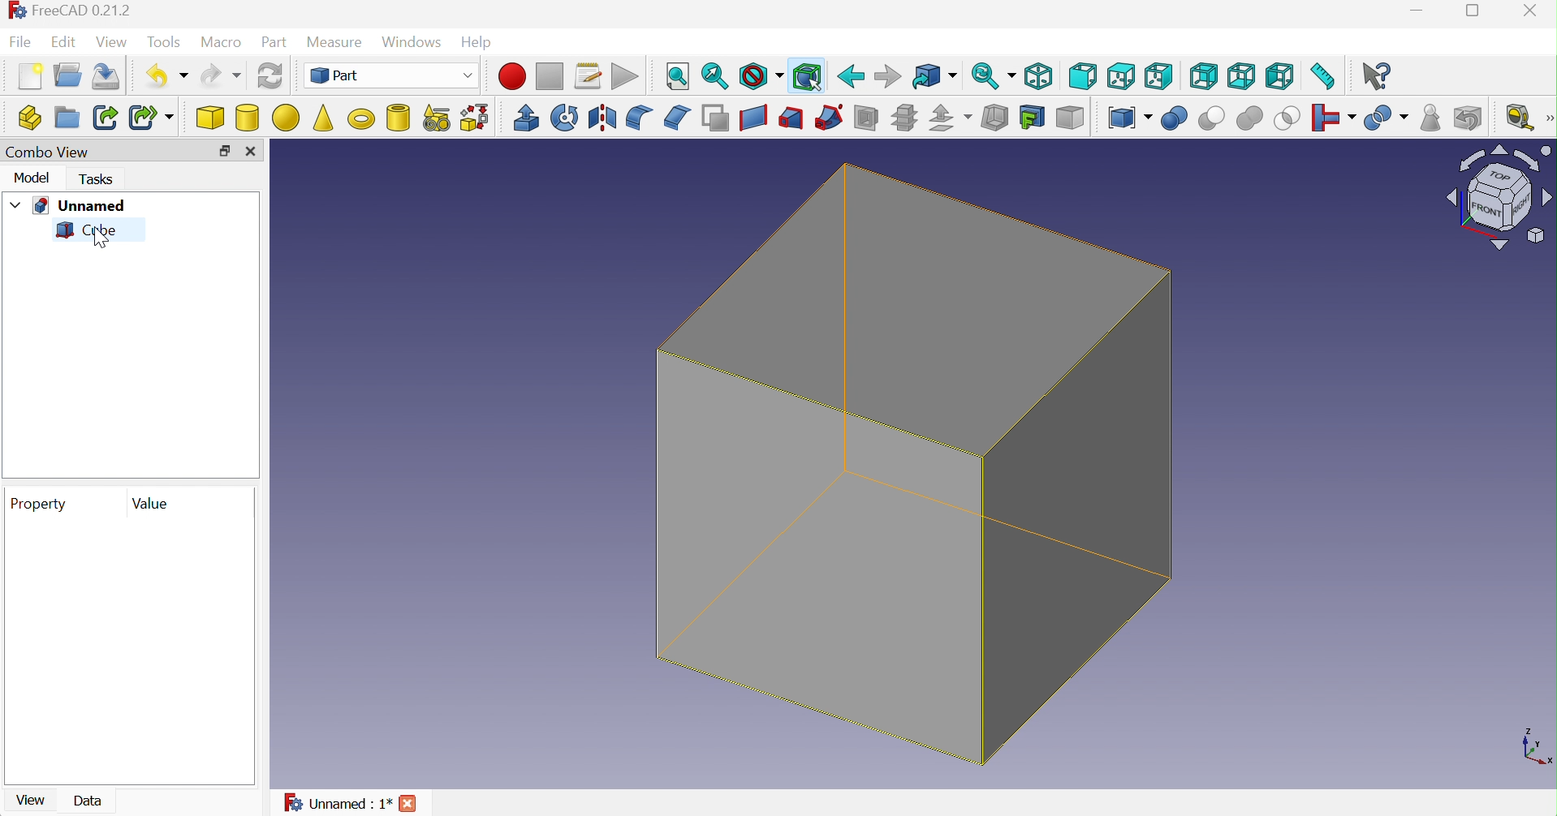 This screenshot has width=1557, height=816. I want to click on Thickness, so click(994, 121).